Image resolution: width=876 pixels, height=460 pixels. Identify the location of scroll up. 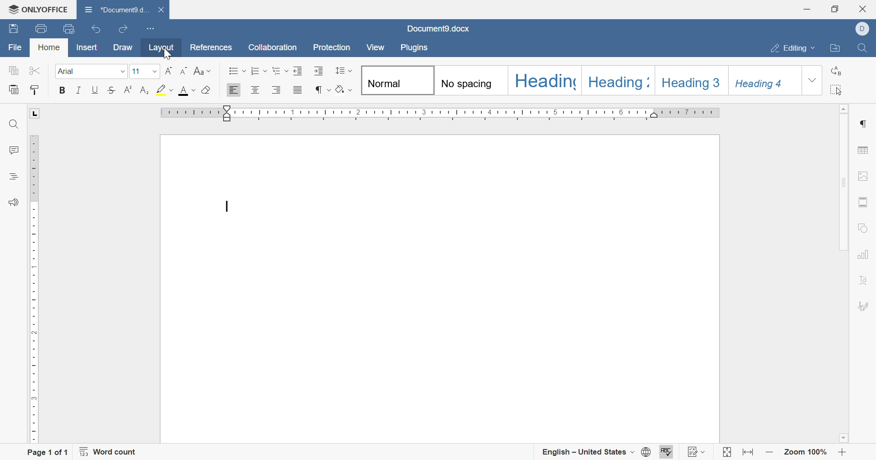
(841, 109).